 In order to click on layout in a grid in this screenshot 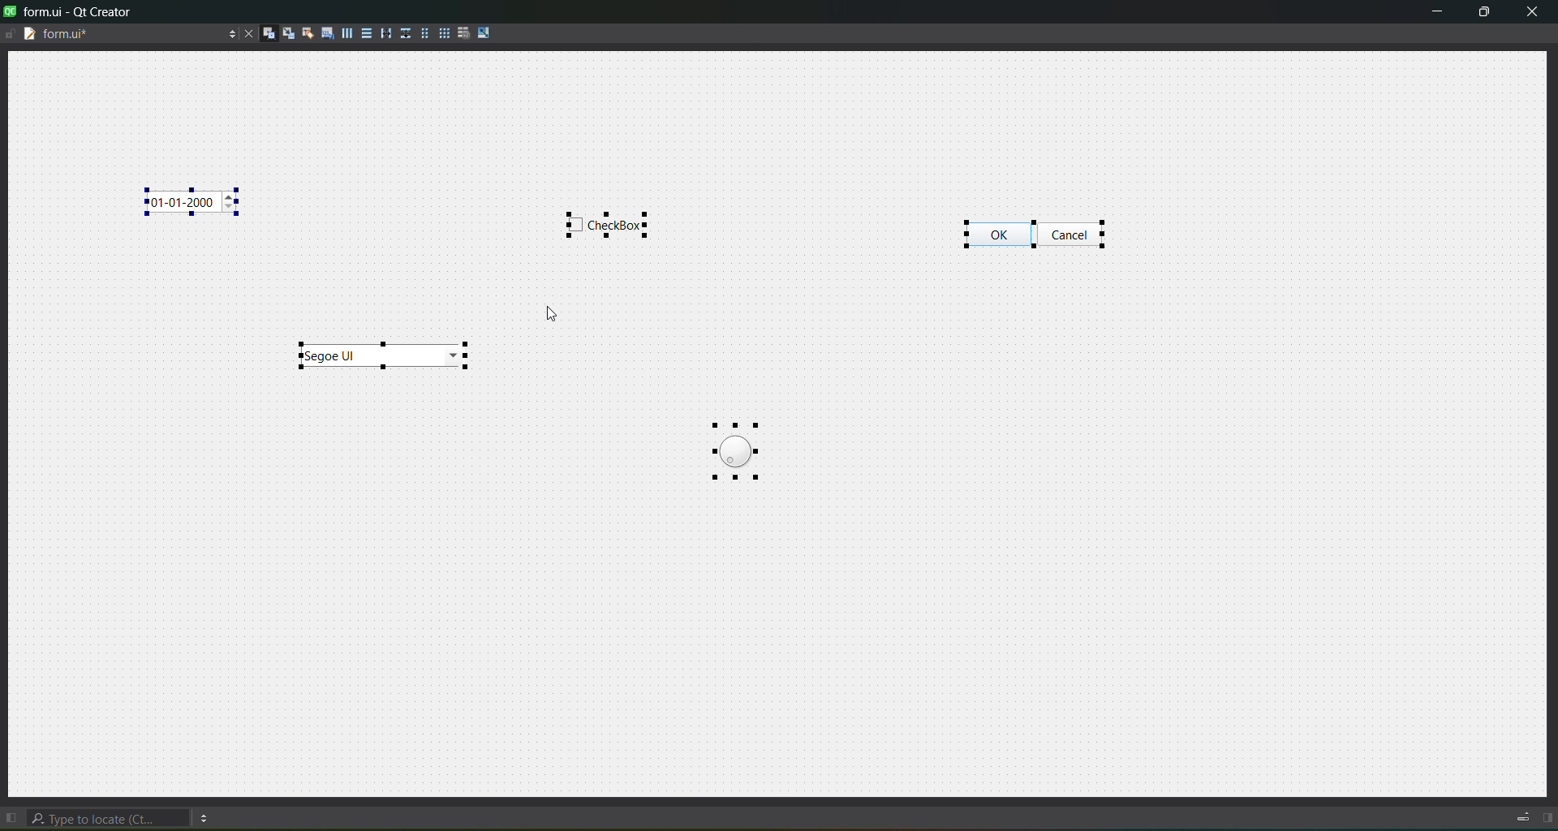, I will do `click(443, 32)`.